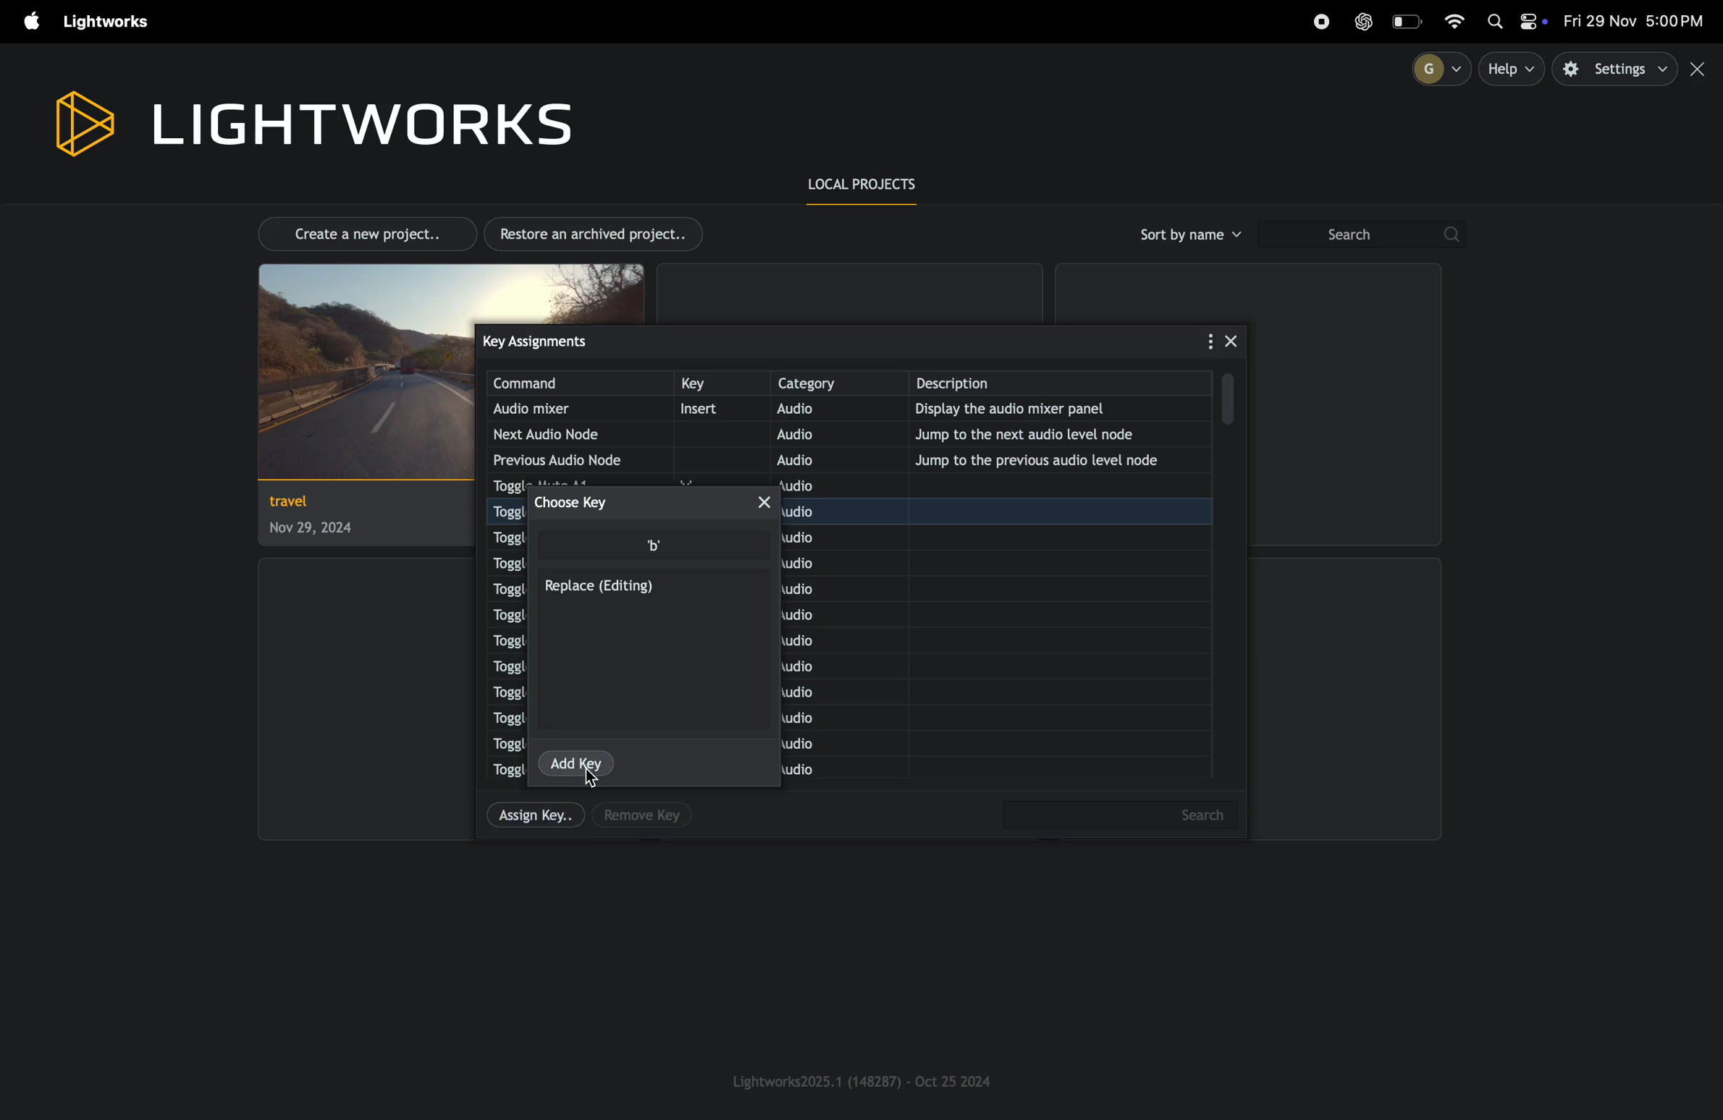 This screenshot has height=1120, width=1723. Describe the element at coordinates (1113, 818) in the screenshot. I see `` at that location.